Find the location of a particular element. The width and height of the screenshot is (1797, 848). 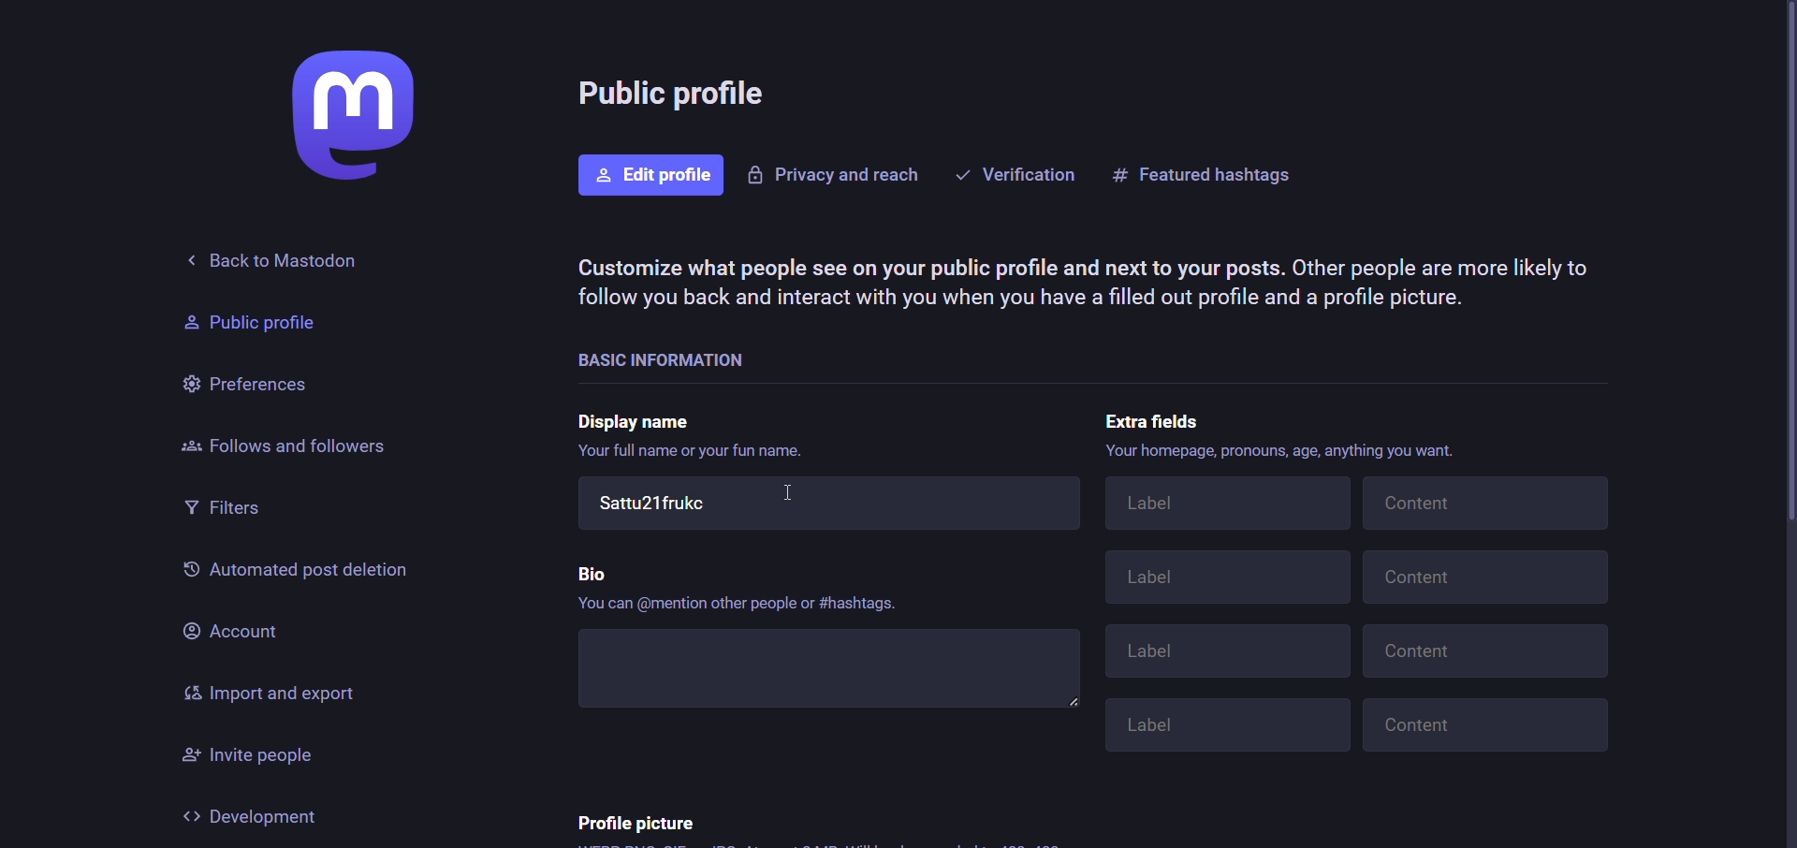

Label is located at coordinates (1224, 727).